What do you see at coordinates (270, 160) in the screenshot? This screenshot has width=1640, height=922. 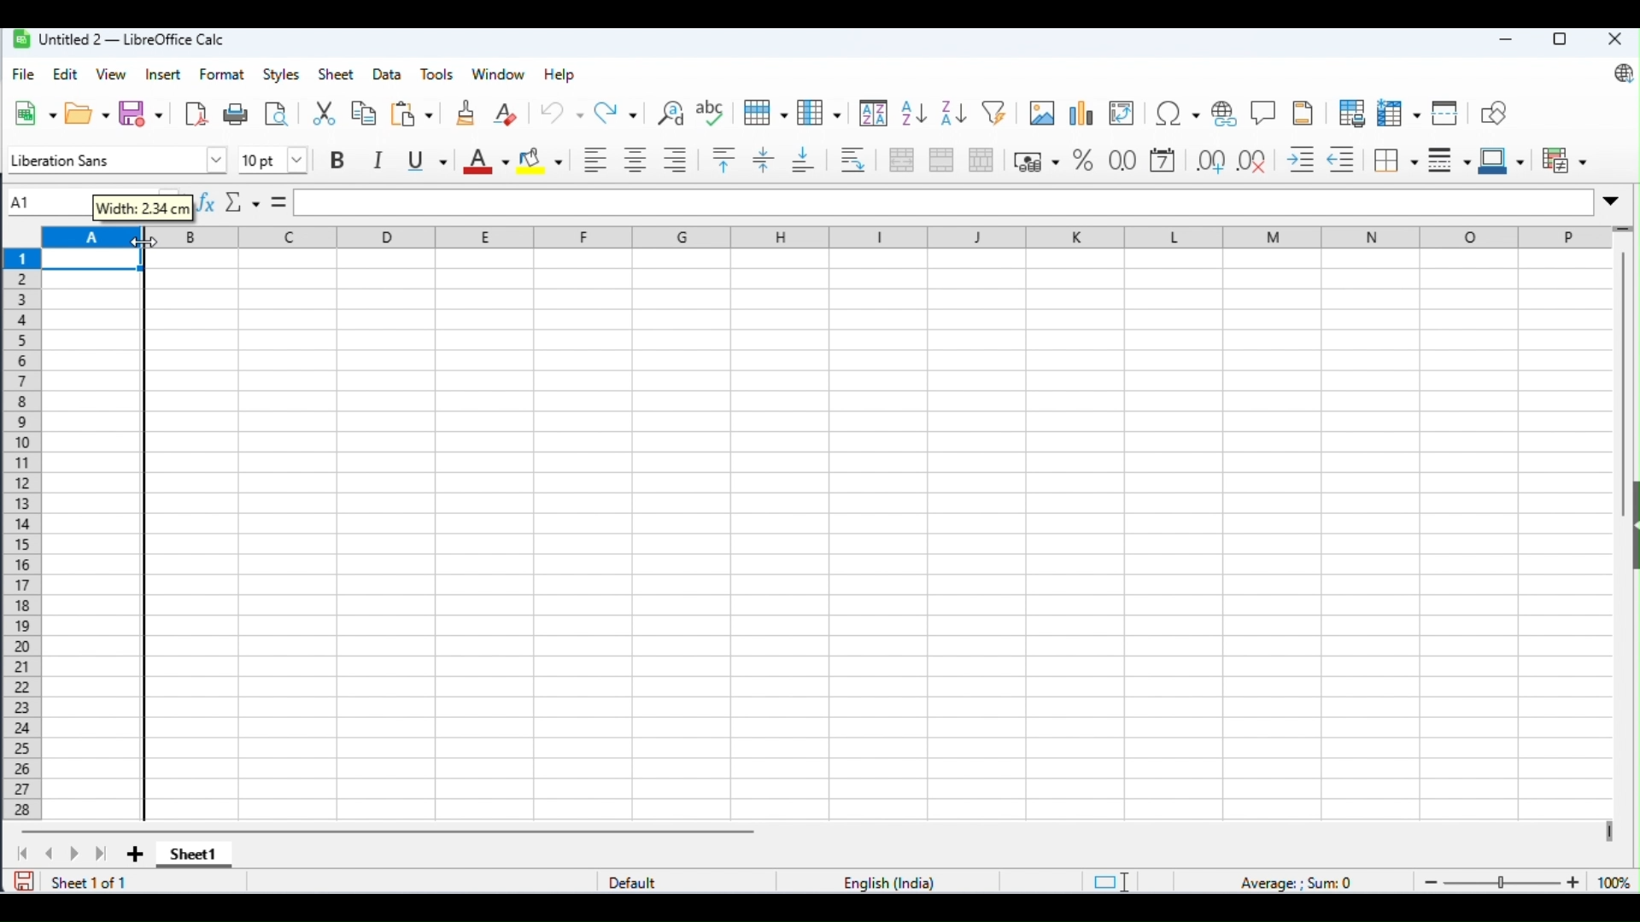 I see `font size` at bounding box center [270, 160].